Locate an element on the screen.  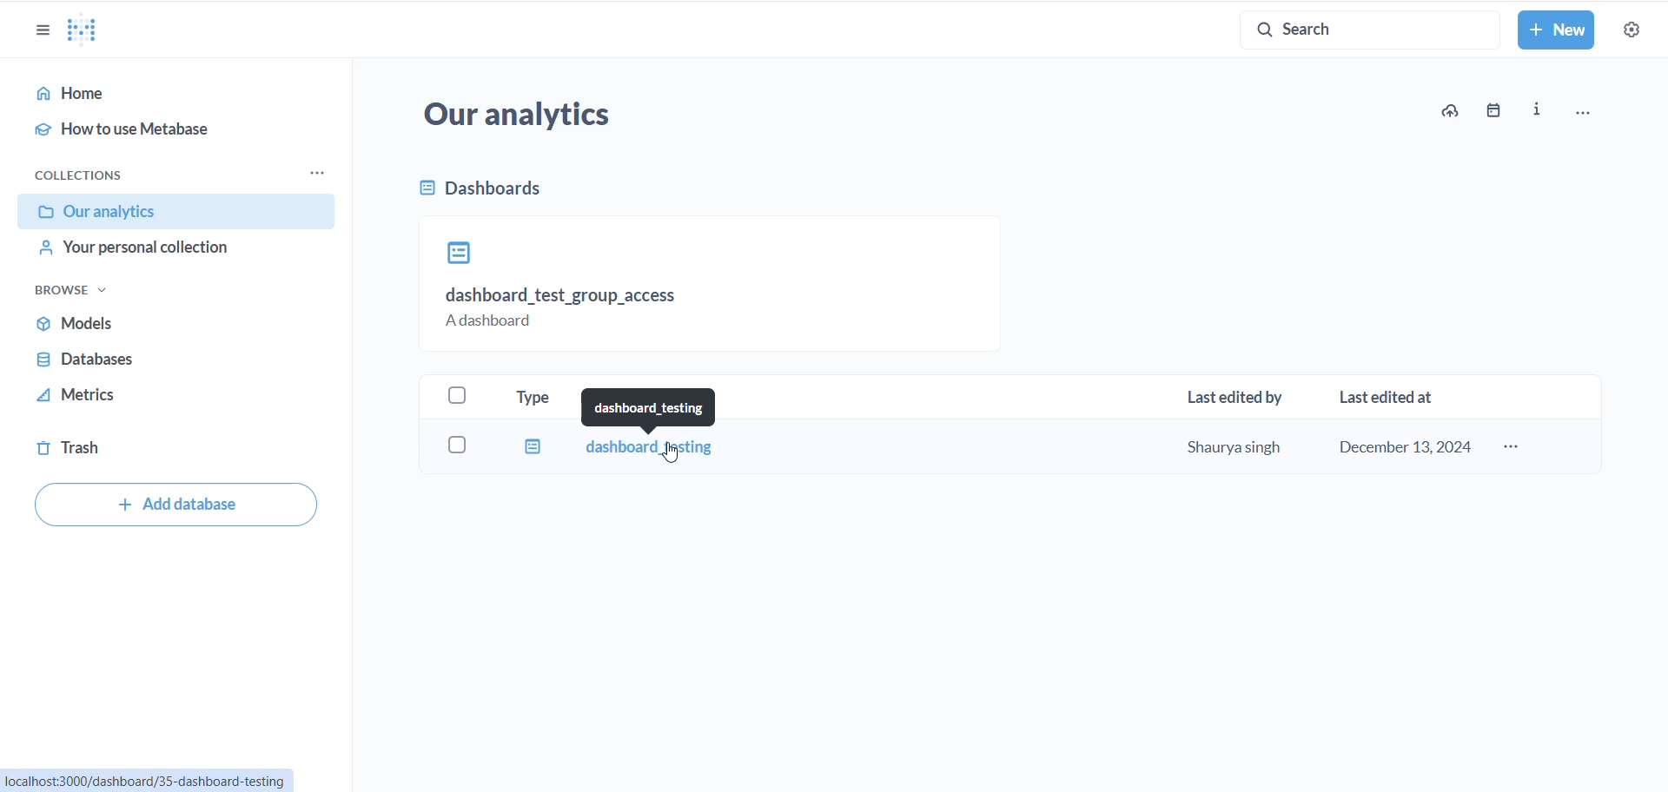
cursor is located at coordinates (116, 215).